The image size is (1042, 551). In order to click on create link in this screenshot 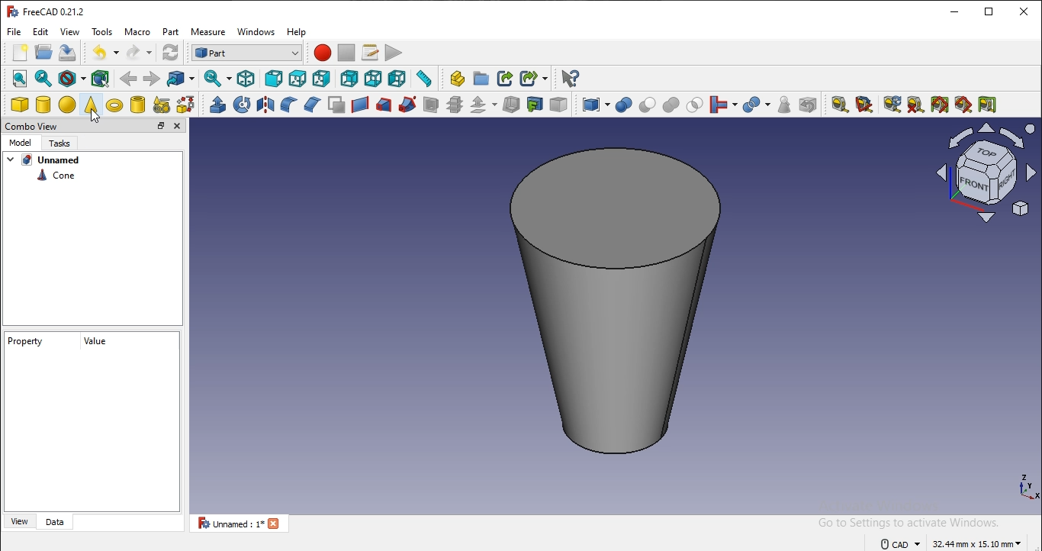, I will do `click(504, 78)`.